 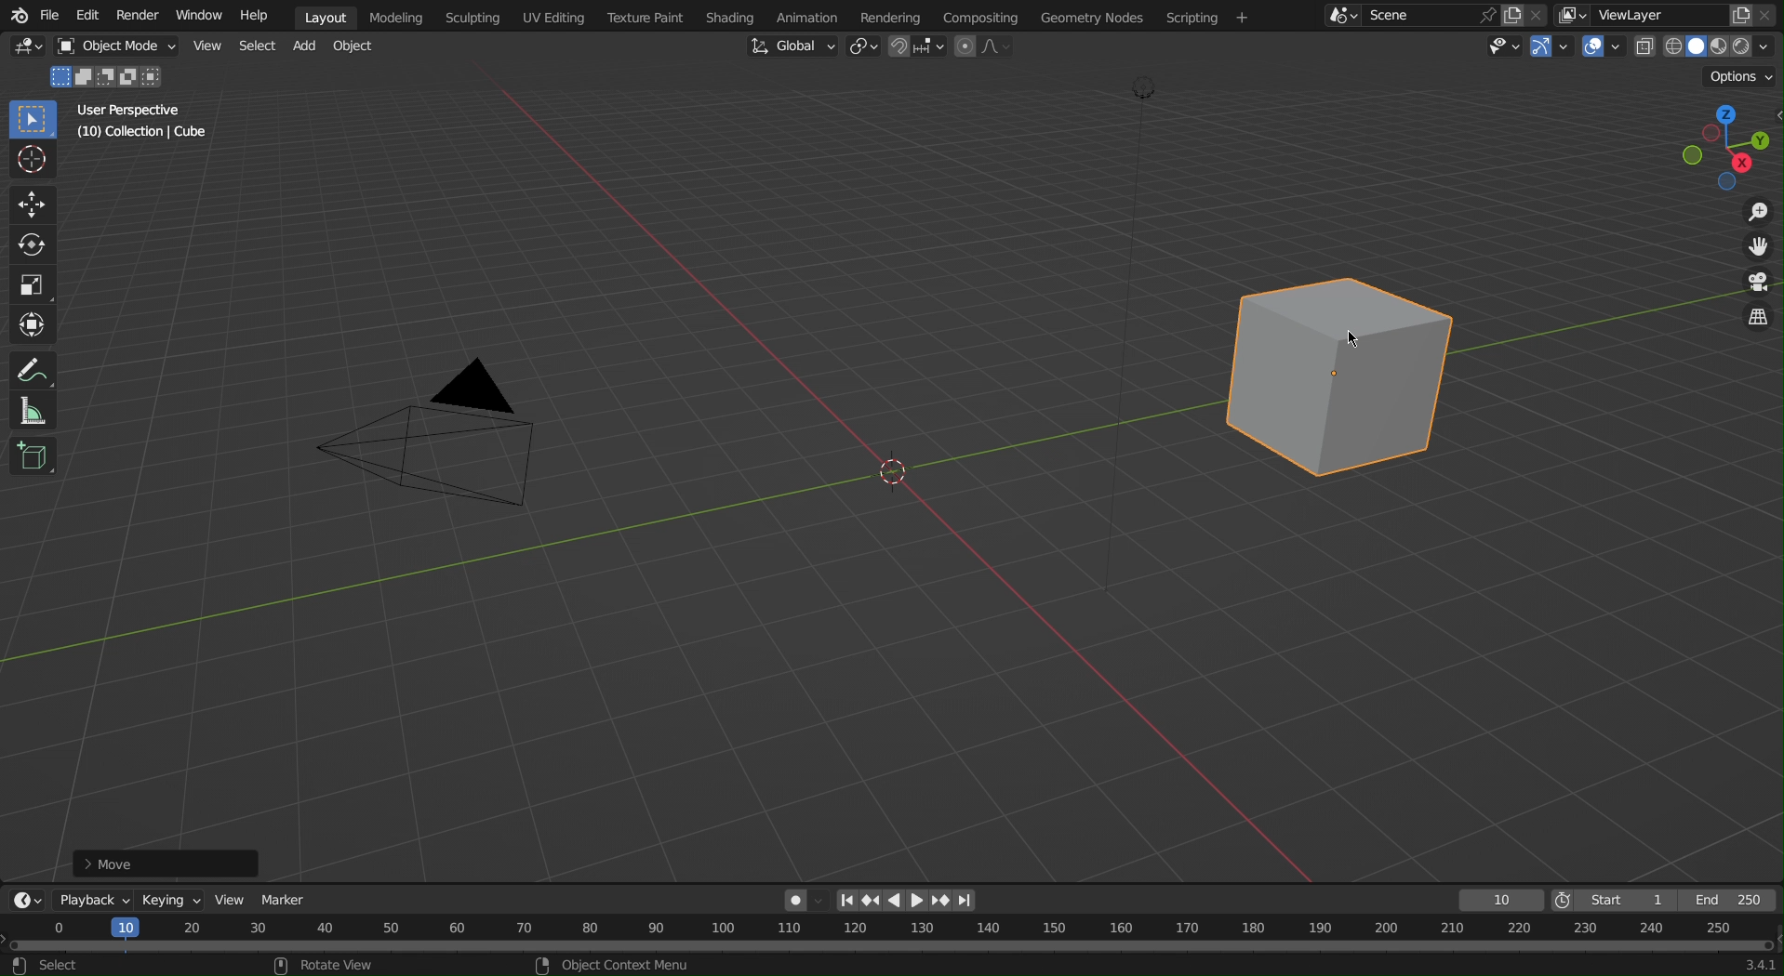 What do you see at coordinates (439, 444) in the screenshot?
I see `Camera` at bounding box center [439, 444].